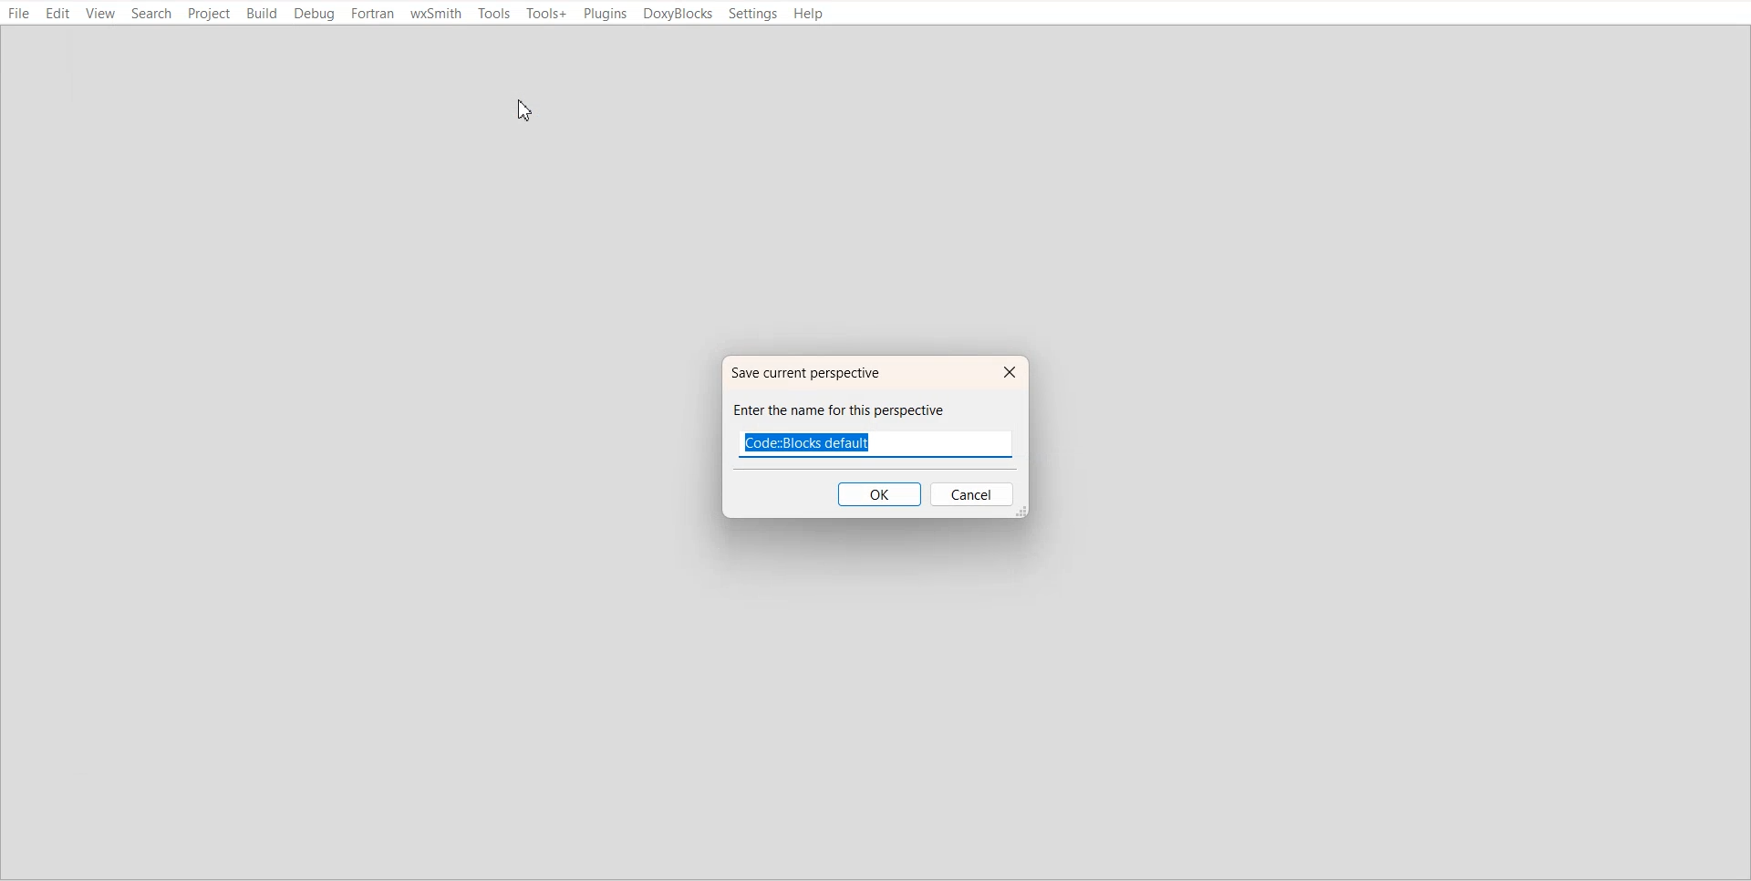 The image size is (1751, 881). I want to click on Settings, so click(753, 14).